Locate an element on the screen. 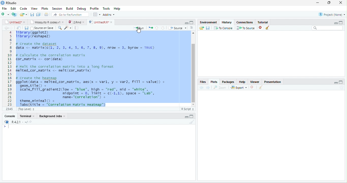  minimize is located at coordinates (185, 23).